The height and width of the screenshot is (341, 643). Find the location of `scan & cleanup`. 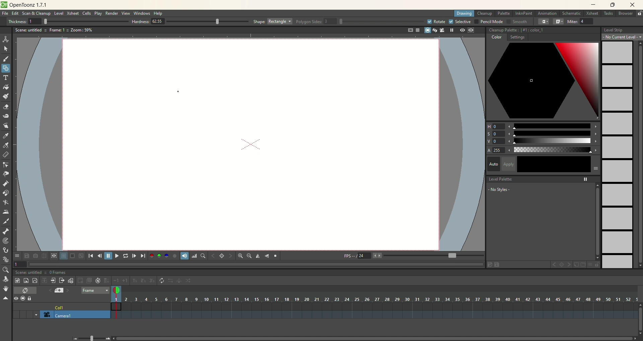

scan & cleanup is located at coordinates (39, 14).